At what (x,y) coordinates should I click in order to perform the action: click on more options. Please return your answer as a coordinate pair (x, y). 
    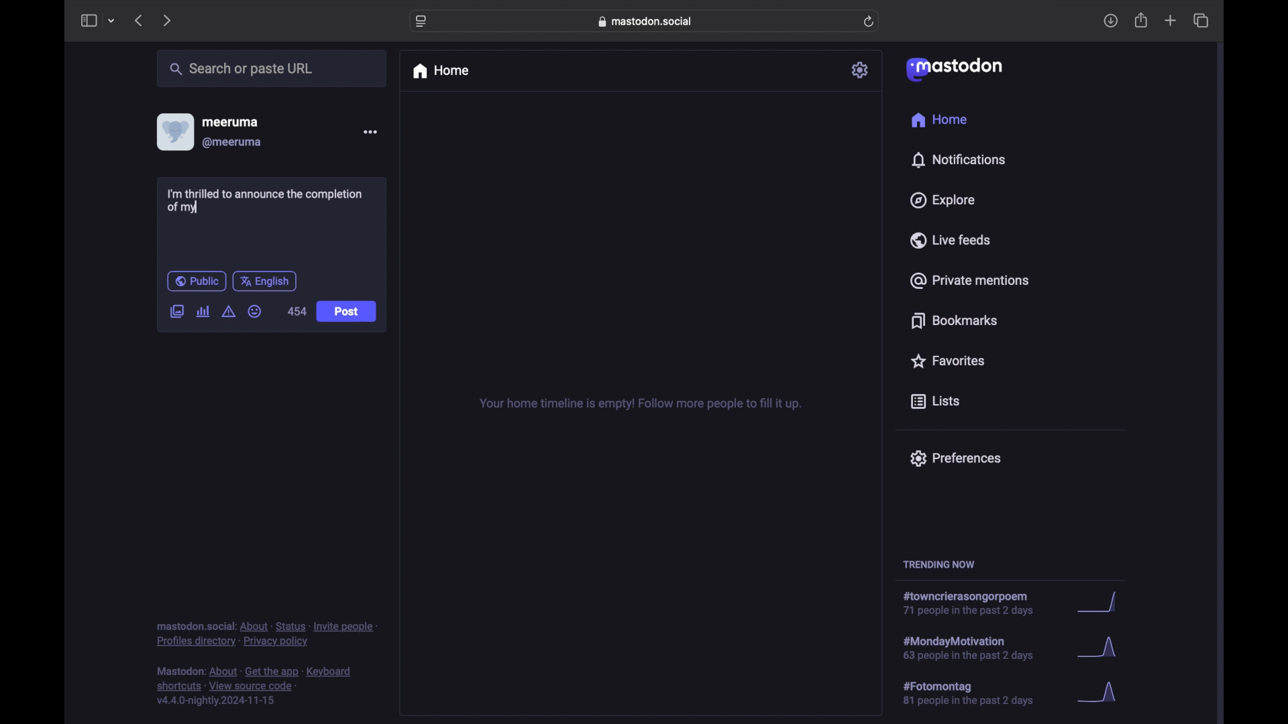
    Looking at the image, I should click on (370, 131).